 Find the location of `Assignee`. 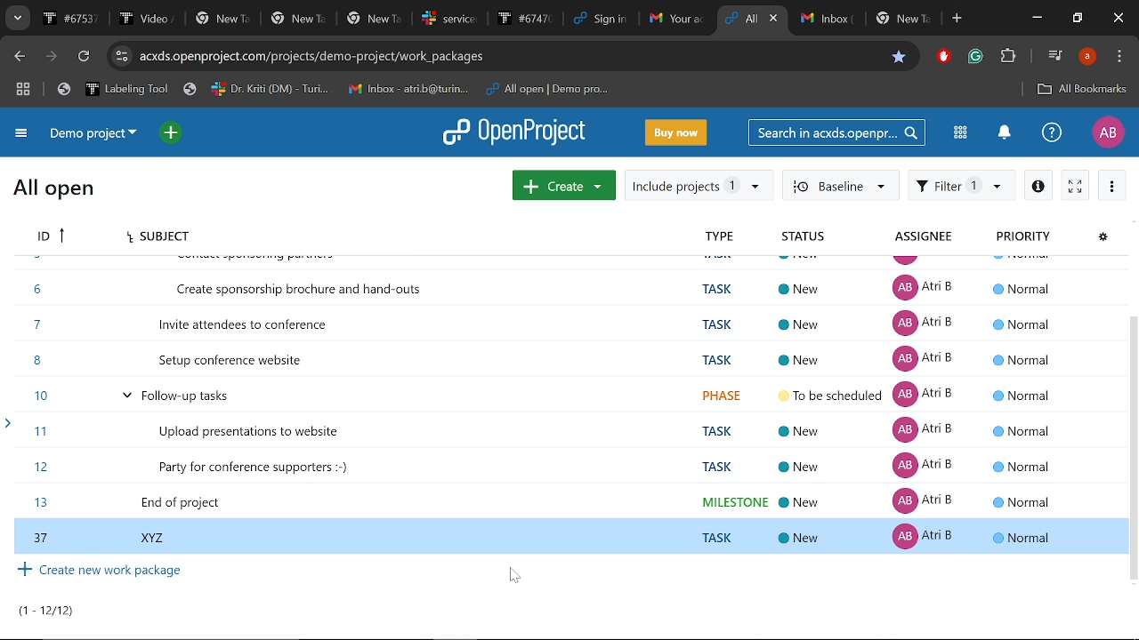

Assignee is located at coordinates (931, 237).